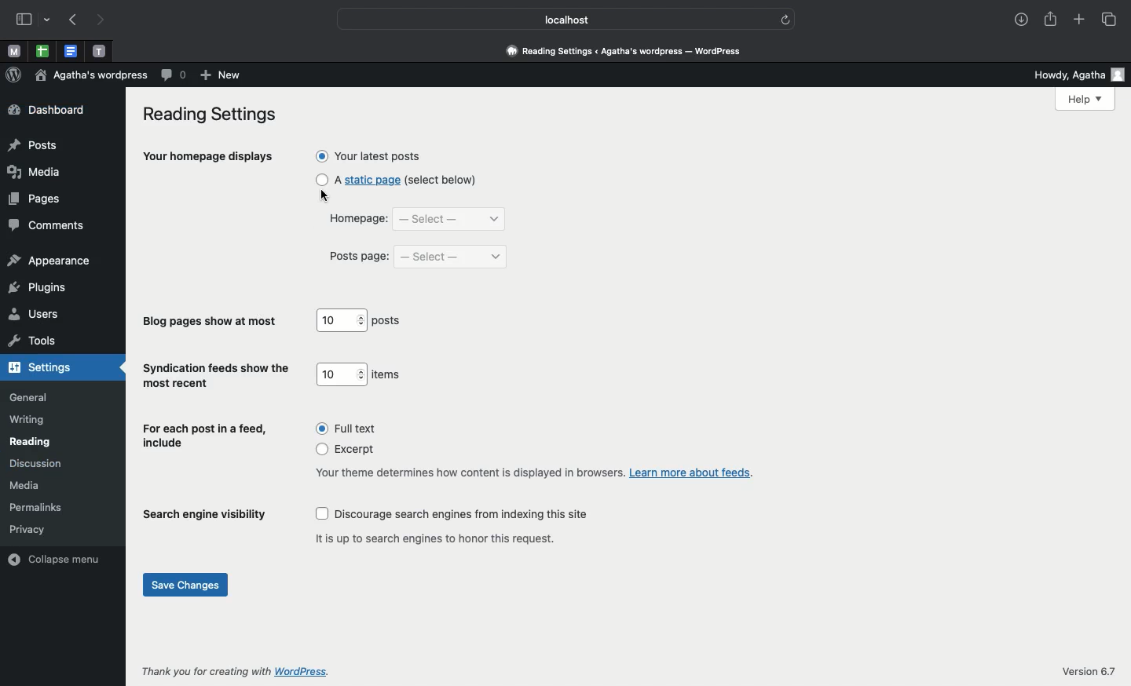  I want to click on Wordpress, so click(14, 74).